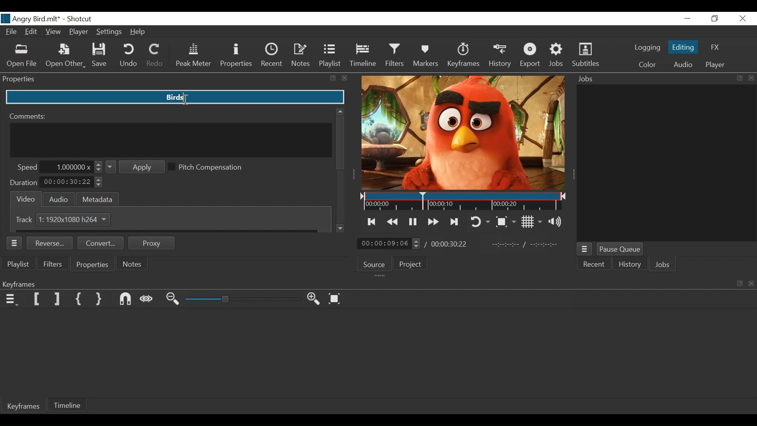 The image size is (757, 426). I want to click on Notes, so click(301, 56).